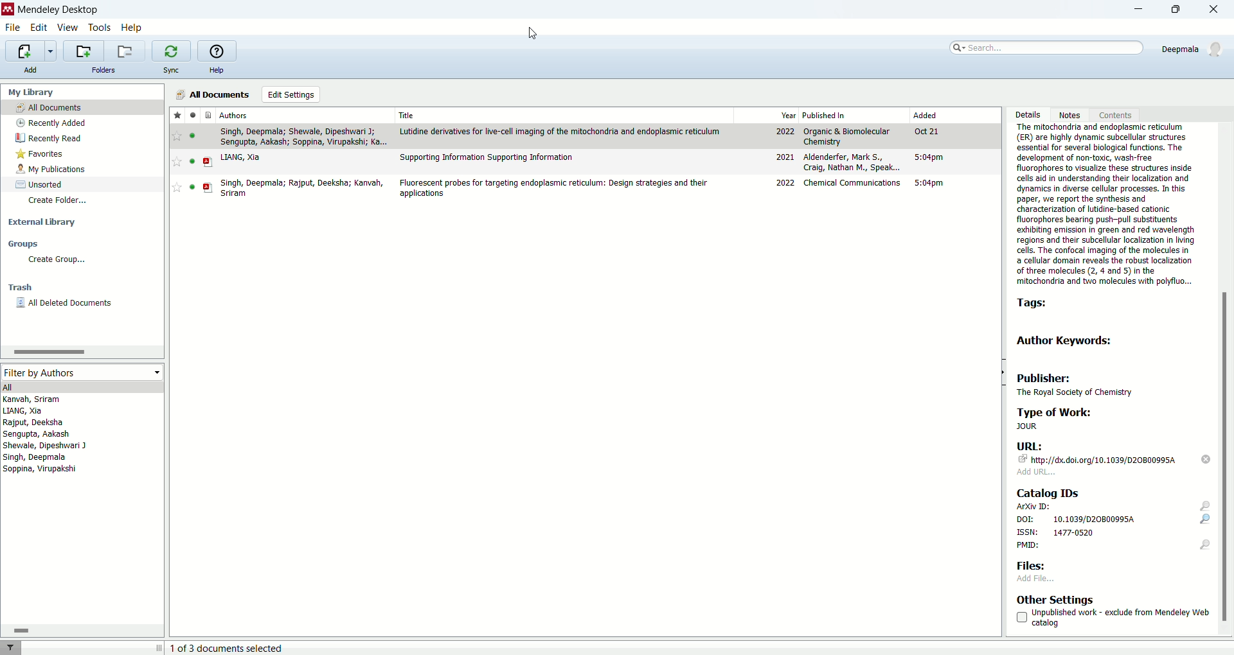 The image size is (1234, 655). Describe the element at coordinates (785, 157) in the screenshot. I see `2021` at that location.